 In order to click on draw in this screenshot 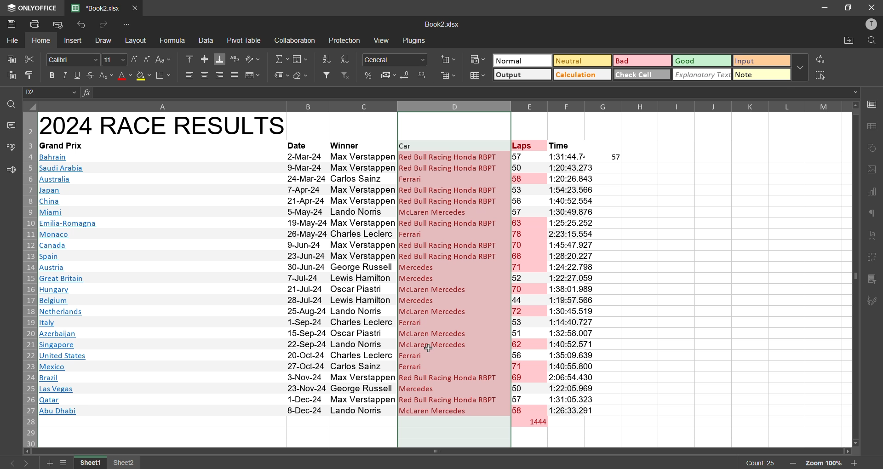, I will do `click(102, 40)`.